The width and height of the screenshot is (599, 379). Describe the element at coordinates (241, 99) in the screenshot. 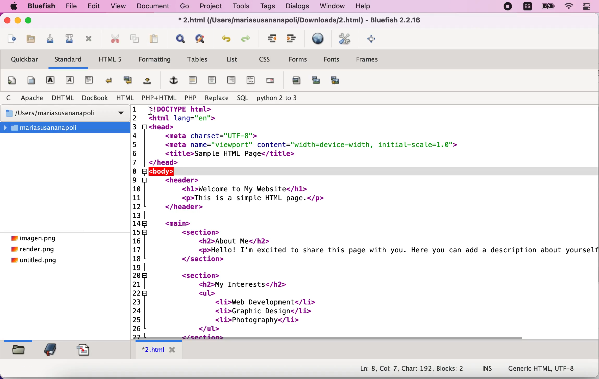

I see `sql` at that location.